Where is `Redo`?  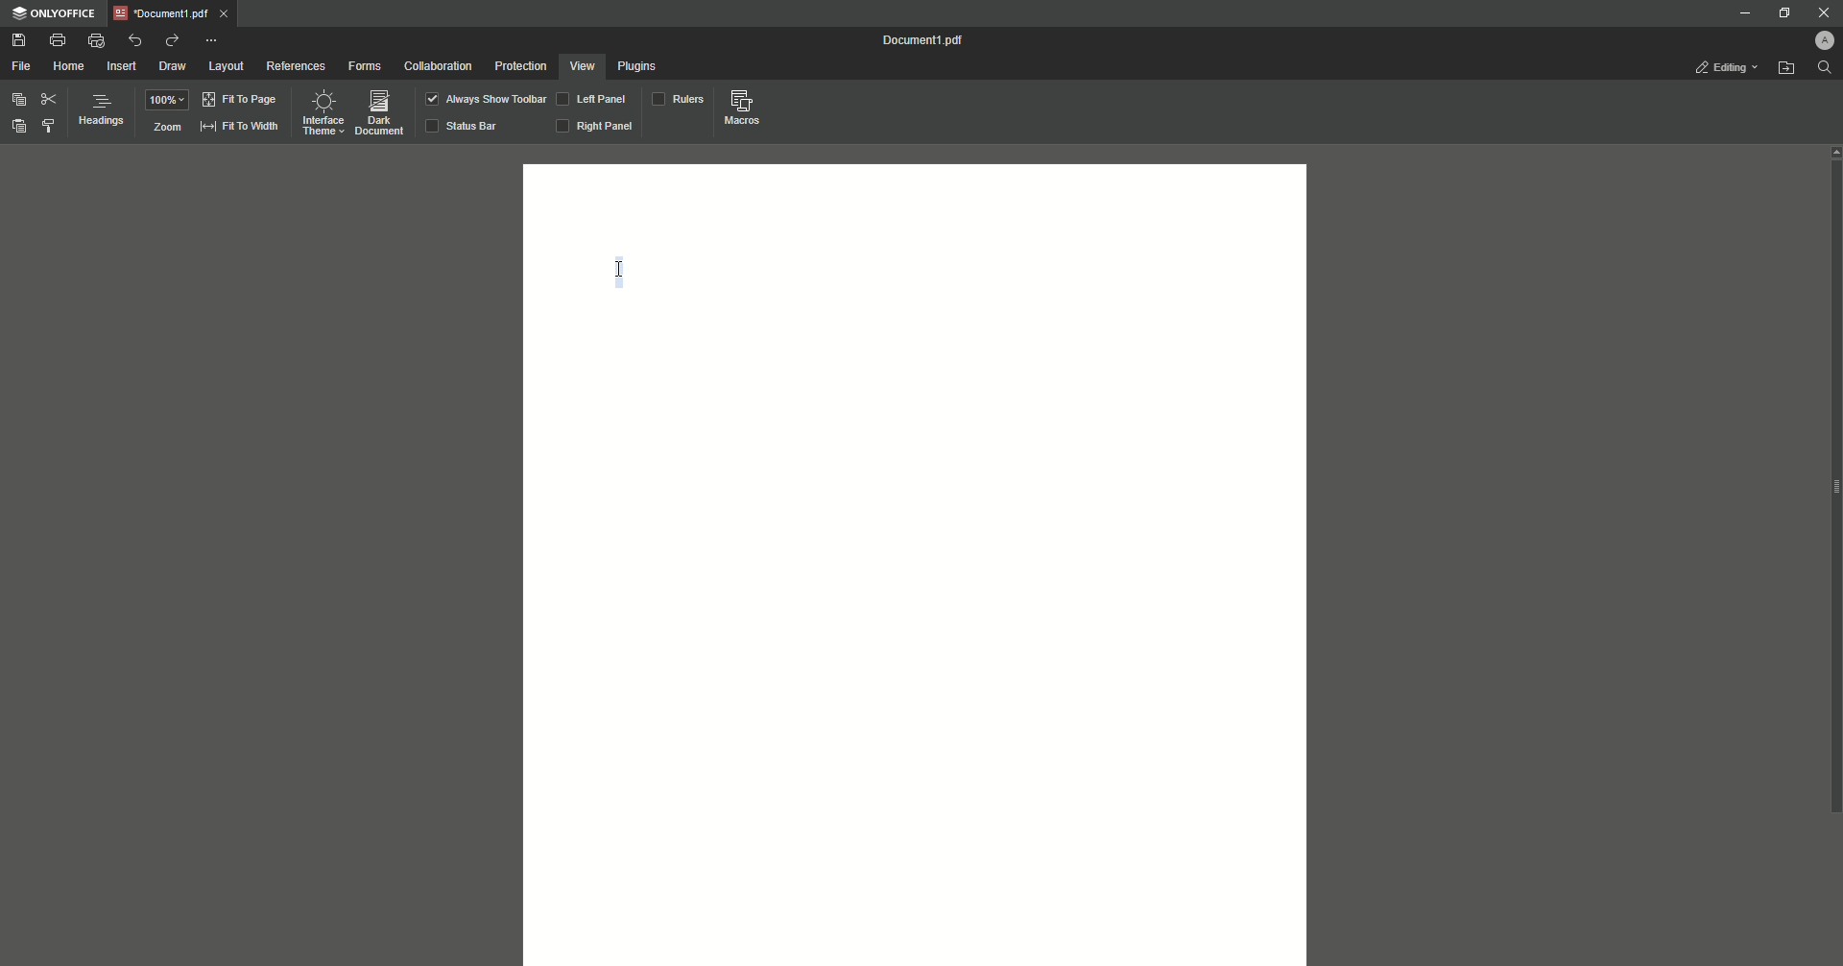
Redo is located at coordinates (172, 40).